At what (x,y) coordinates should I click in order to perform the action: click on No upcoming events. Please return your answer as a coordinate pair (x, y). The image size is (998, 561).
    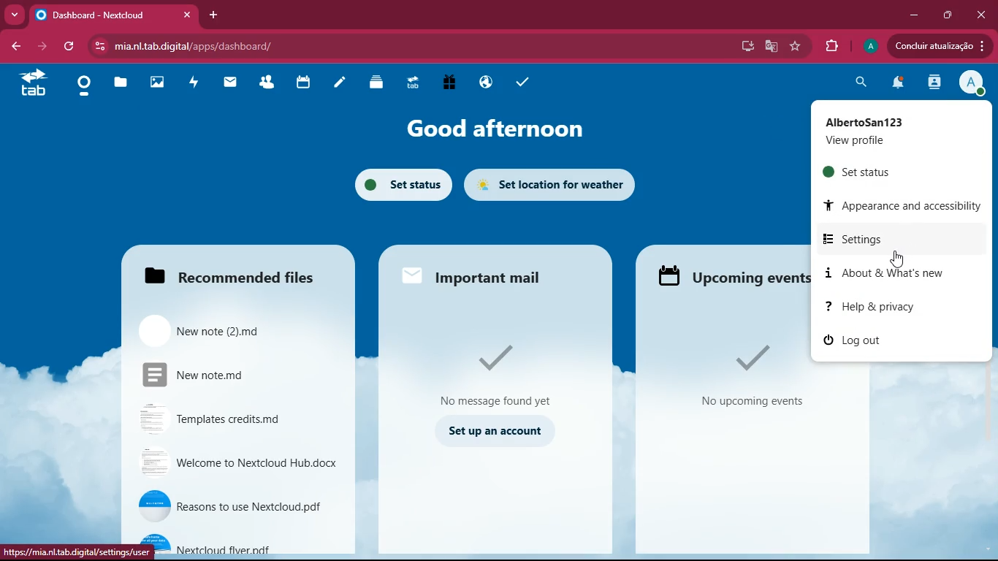
    Looking at the image, I should click on (738, 369).